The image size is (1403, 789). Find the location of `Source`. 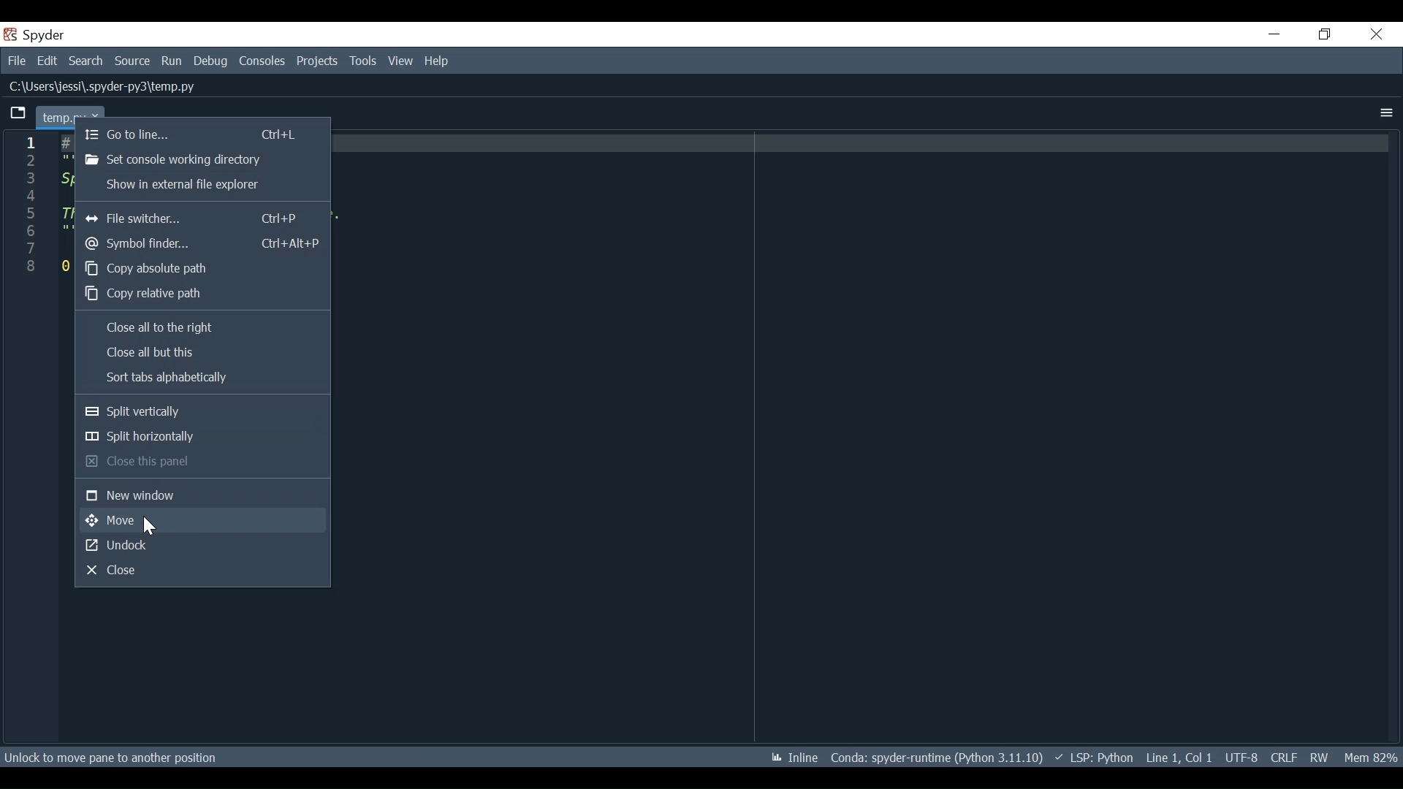

Source is located at coordinates (132, 61).